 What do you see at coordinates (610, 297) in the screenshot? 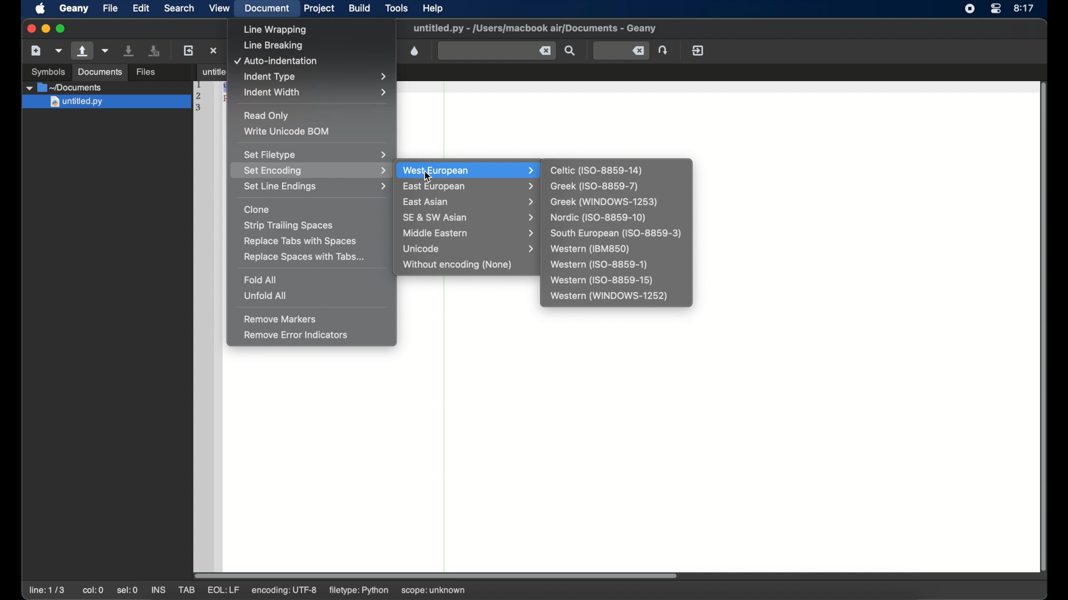
I see `western` at bounding box center [610, 297].